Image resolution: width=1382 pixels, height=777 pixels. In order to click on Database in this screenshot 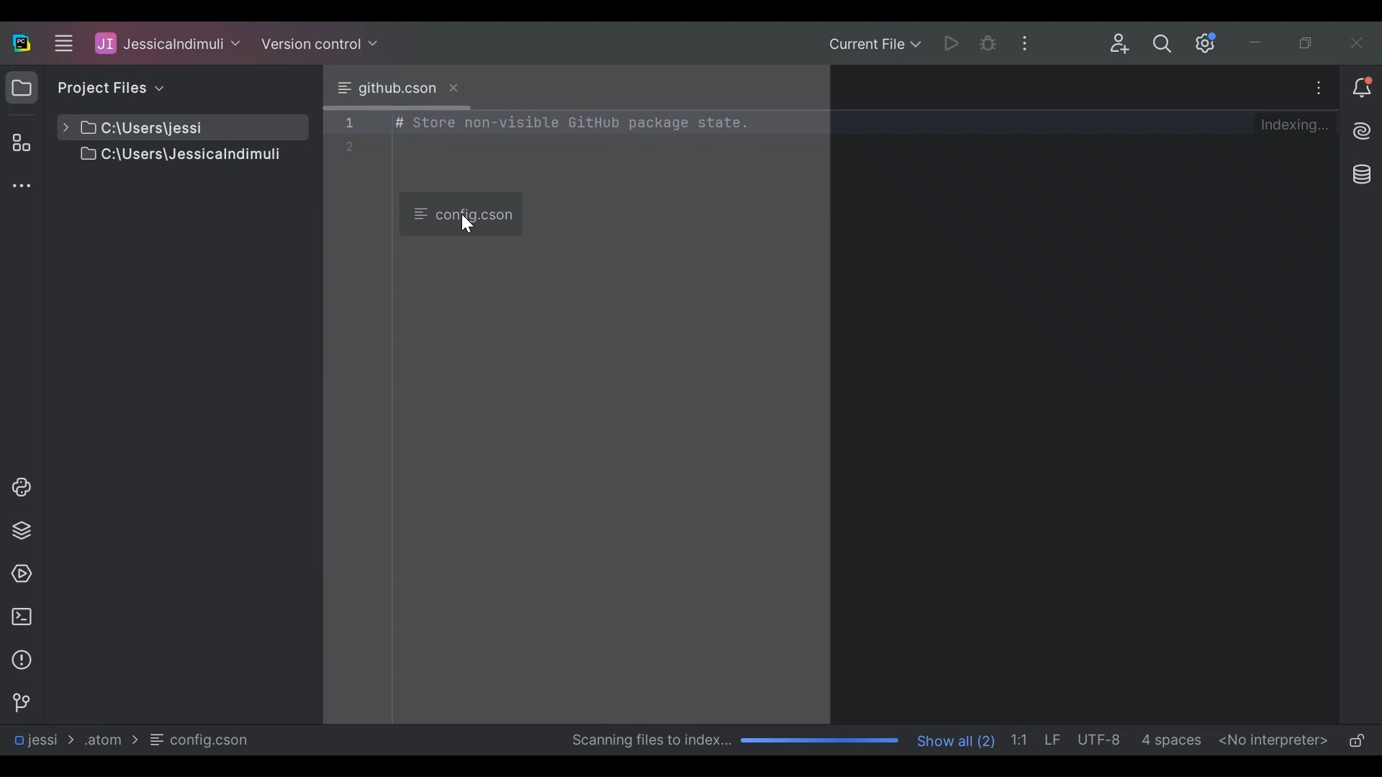, I will do `click(1363, 176)`.